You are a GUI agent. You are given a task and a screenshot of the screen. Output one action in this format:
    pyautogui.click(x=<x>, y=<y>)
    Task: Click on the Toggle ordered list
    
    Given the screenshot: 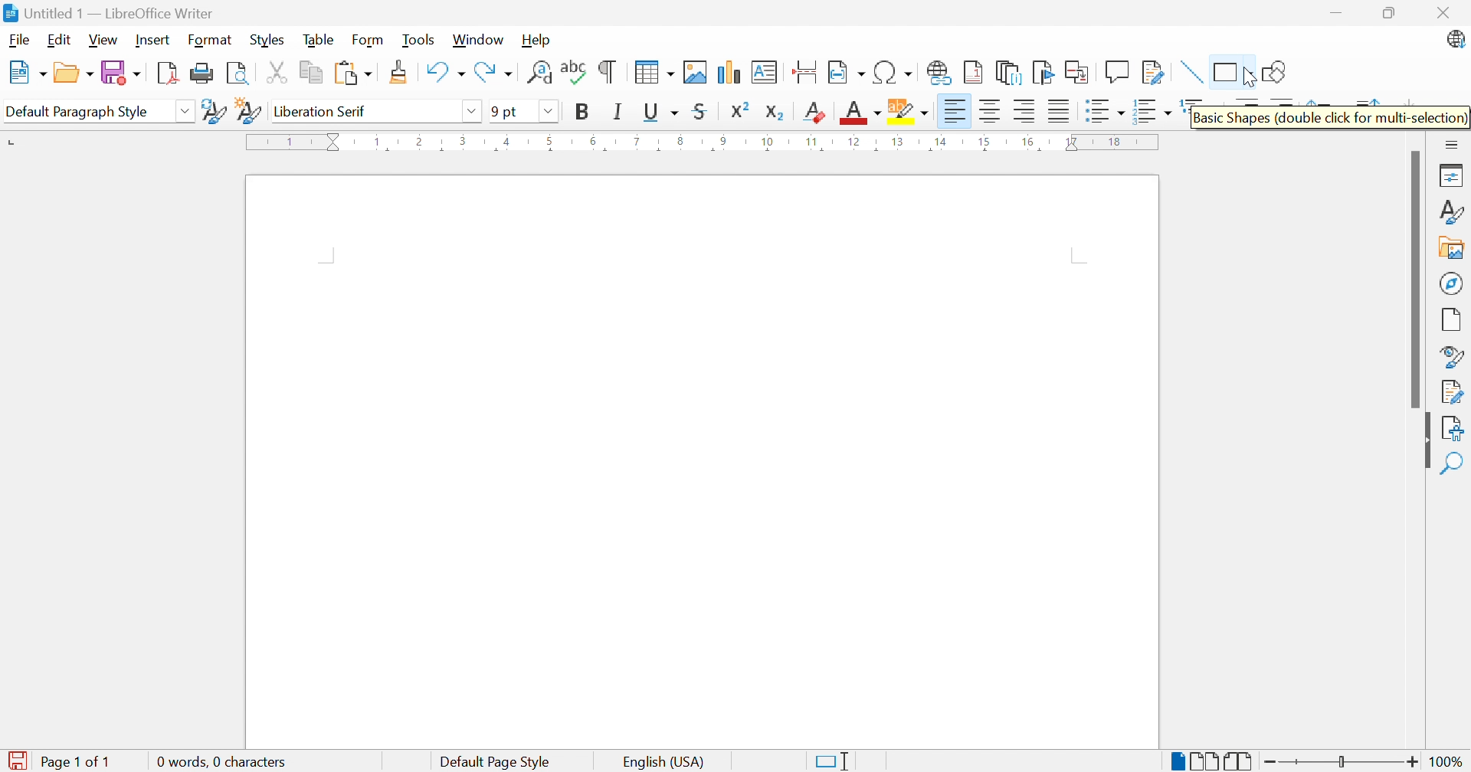 What is the action you would take?
    pyautogui.click(x=1153, y=113)
    